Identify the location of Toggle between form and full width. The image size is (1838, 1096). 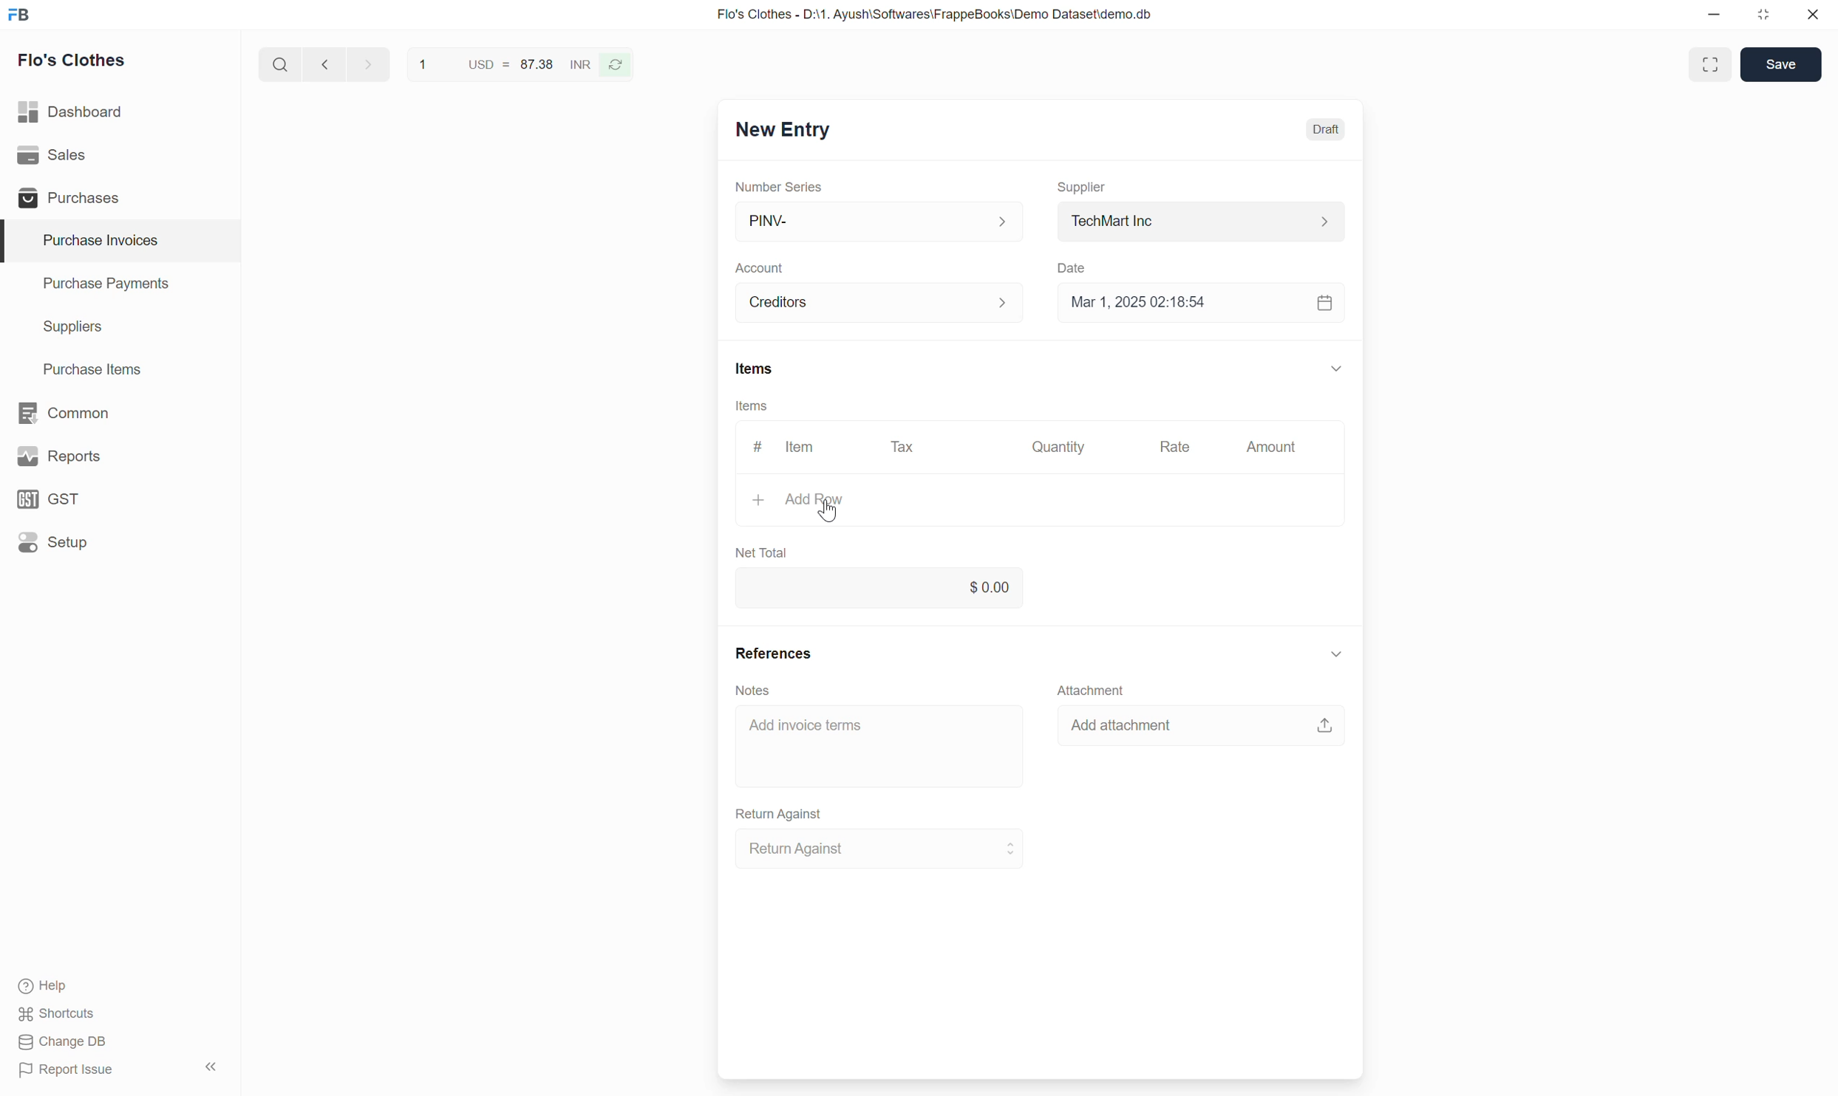
(1709, 64).